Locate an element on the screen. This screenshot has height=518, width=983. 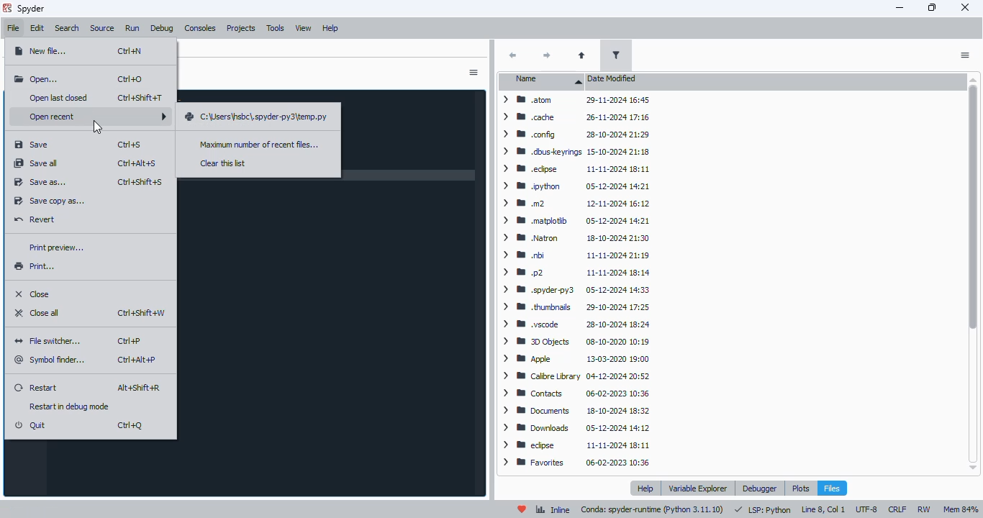
tools is located at coordinates (275, 28).